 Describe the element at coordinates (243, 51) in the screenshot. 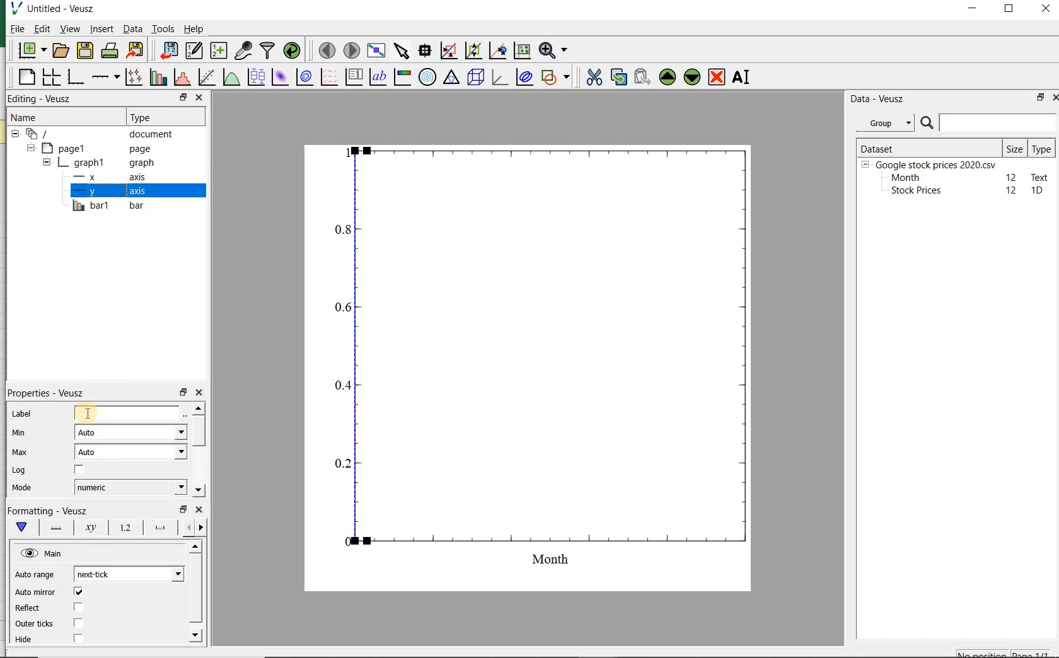

I see `capture remote data` at that location.